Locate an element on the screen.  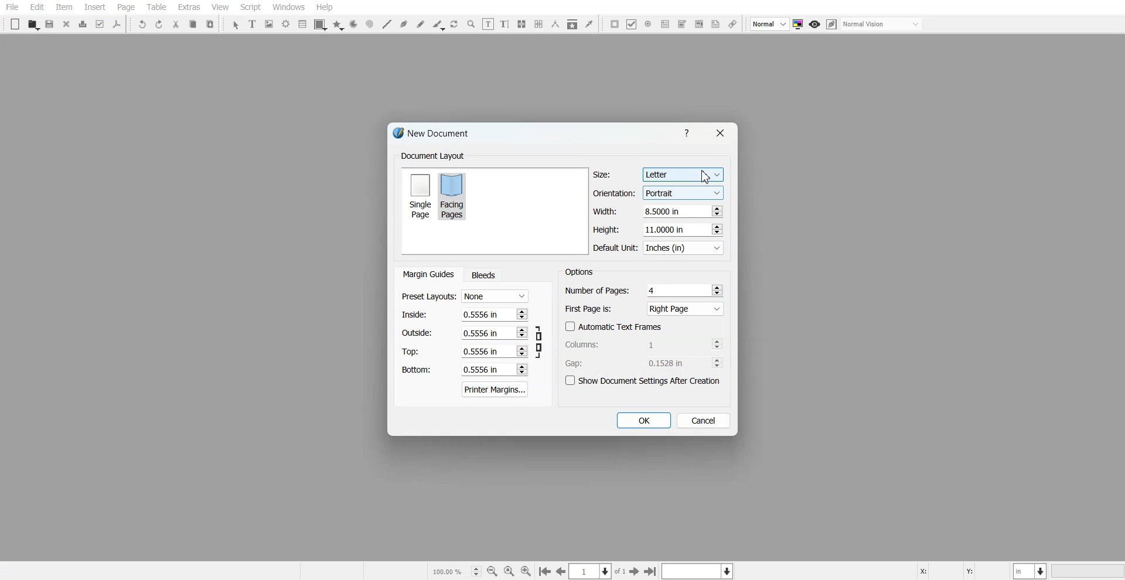
Select visual appearance of the display is located at coordinates (882, 25).